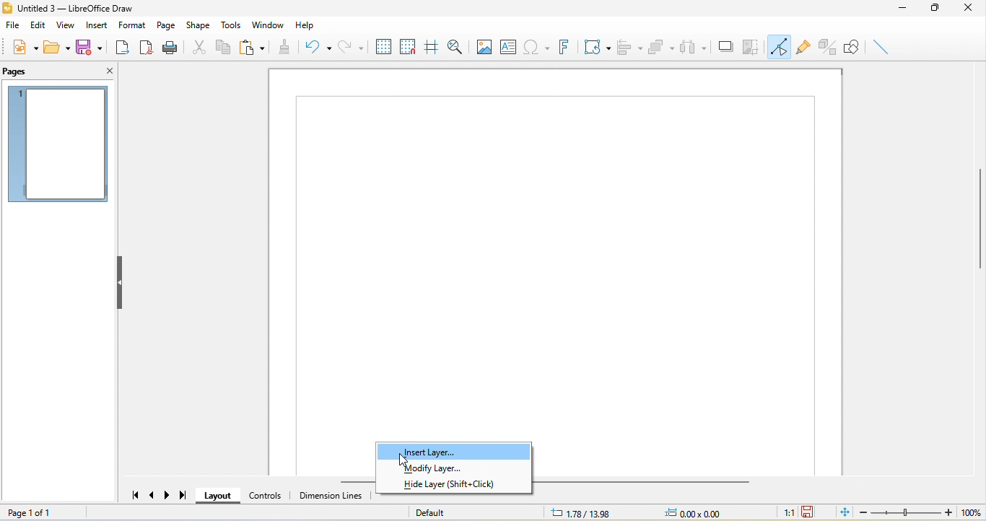 This screenshot has height=521, width=986. I want to click on helpline while moving, so click(430, 47).